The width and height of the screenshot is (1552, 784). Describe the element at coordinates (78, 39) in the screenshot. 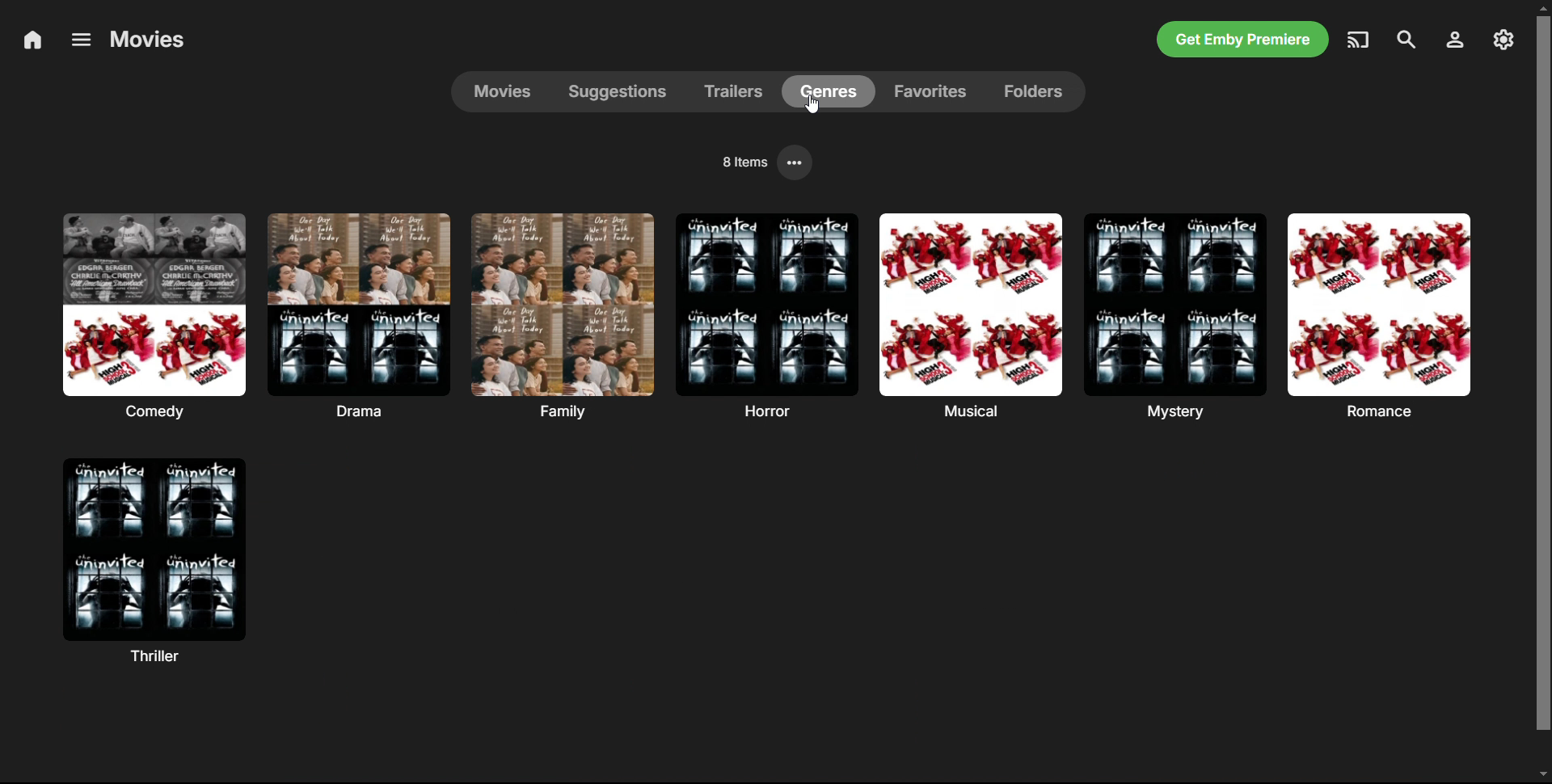

I see `options` at that location.